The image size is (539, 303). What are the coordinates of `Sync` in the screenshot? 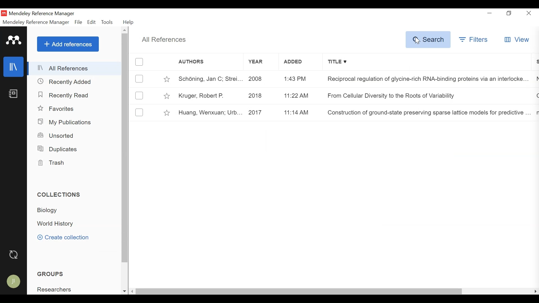 It's located at (13, 254).